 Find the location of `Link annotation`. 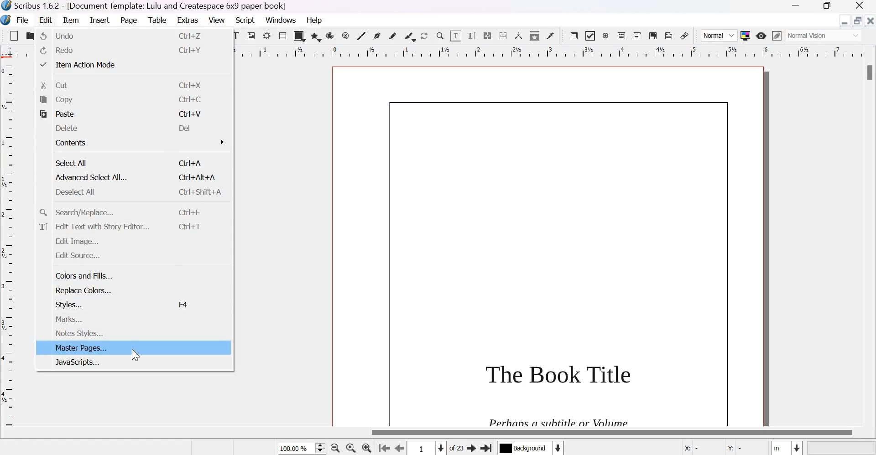

Link annotation is located at coordinates (684, 36).